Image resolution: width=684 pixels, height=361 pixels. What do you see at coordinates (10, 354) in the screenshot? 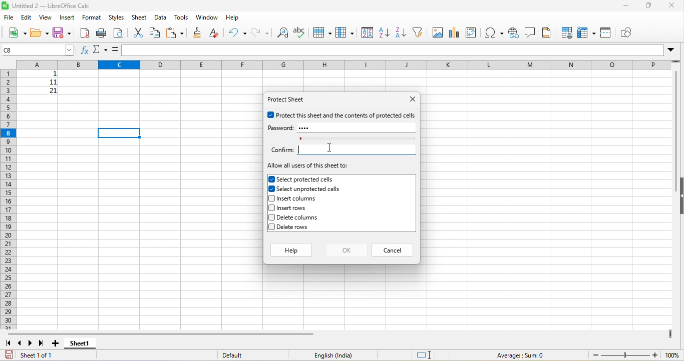
I see `save` at bounding box center [10, 354].